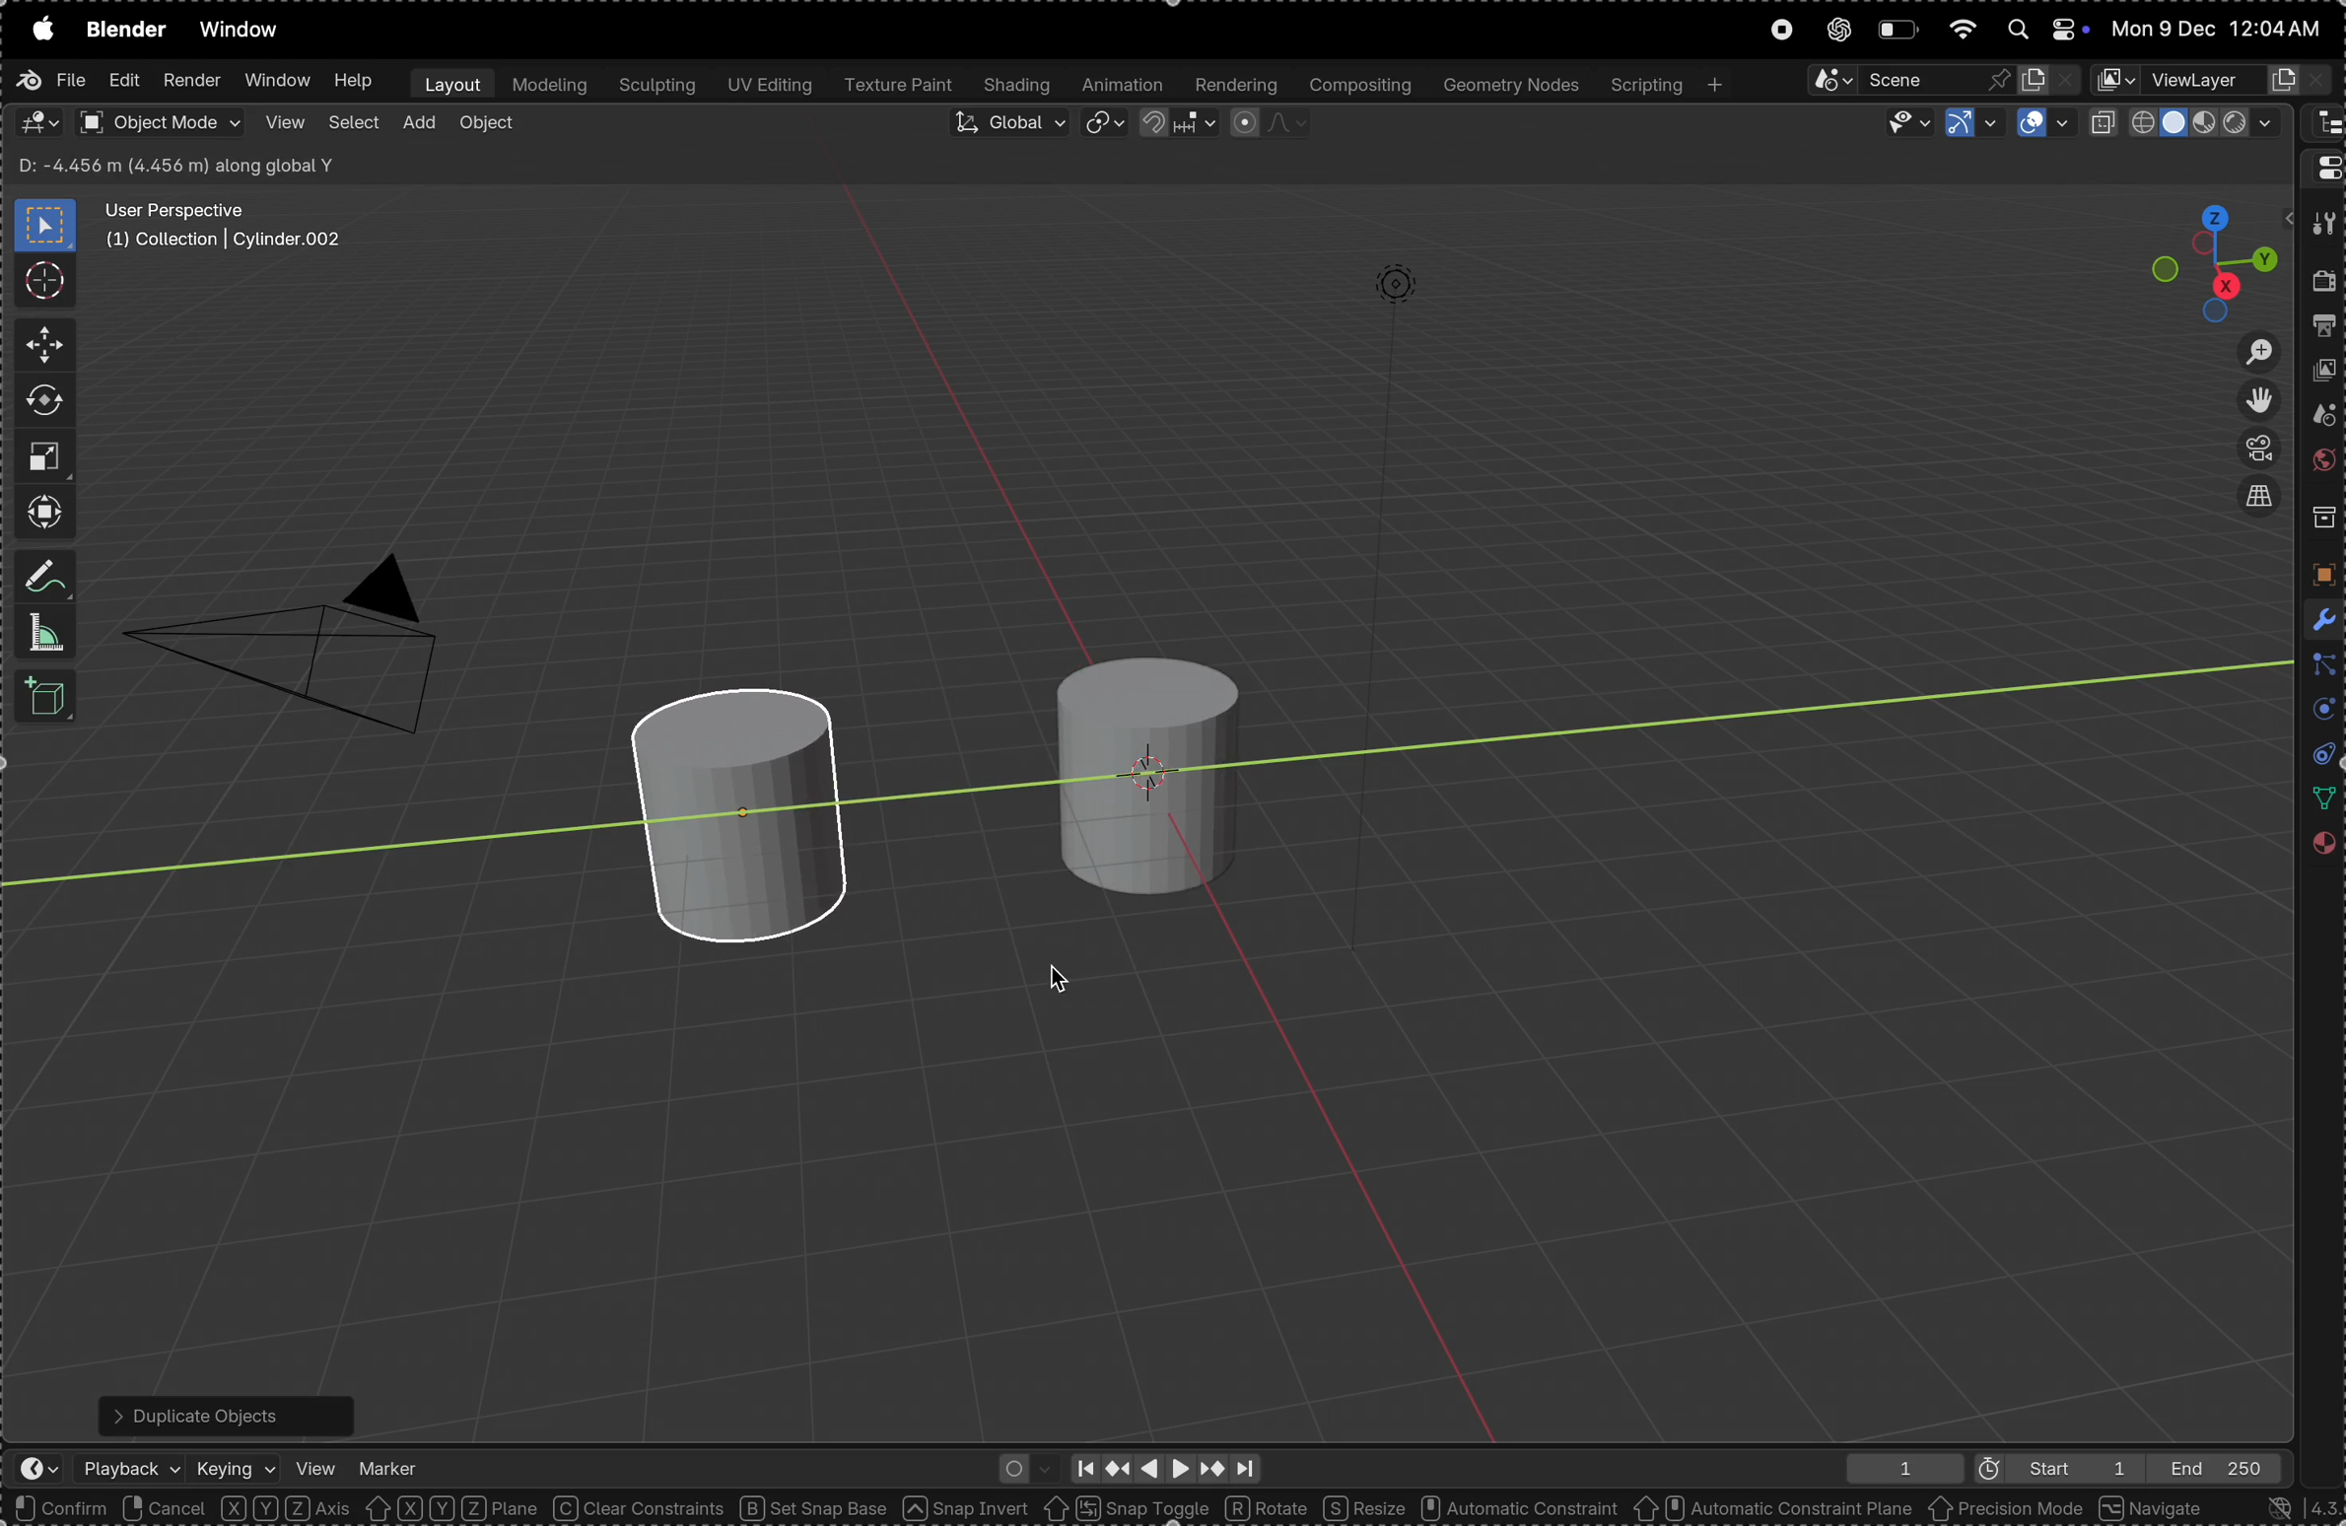  I want to click on navigate, so click(2155, 1507).